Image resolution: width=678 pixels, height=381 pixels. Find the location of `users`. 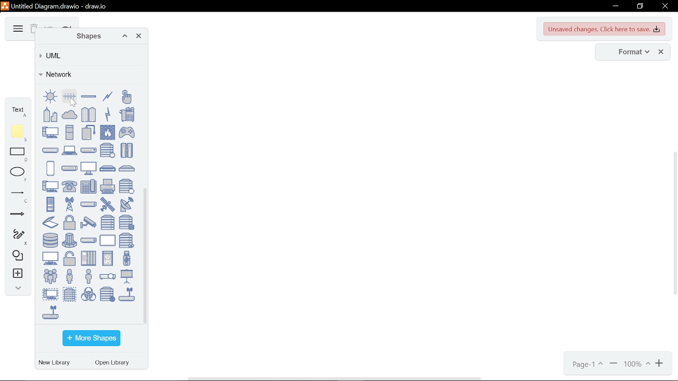

users is located at coordinates (50, 276).